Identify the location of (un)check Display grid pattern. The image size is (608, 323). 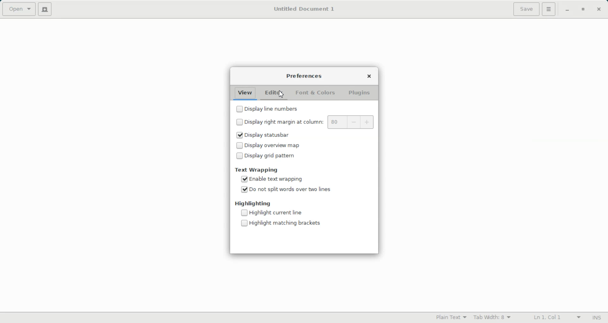
(274, 155).